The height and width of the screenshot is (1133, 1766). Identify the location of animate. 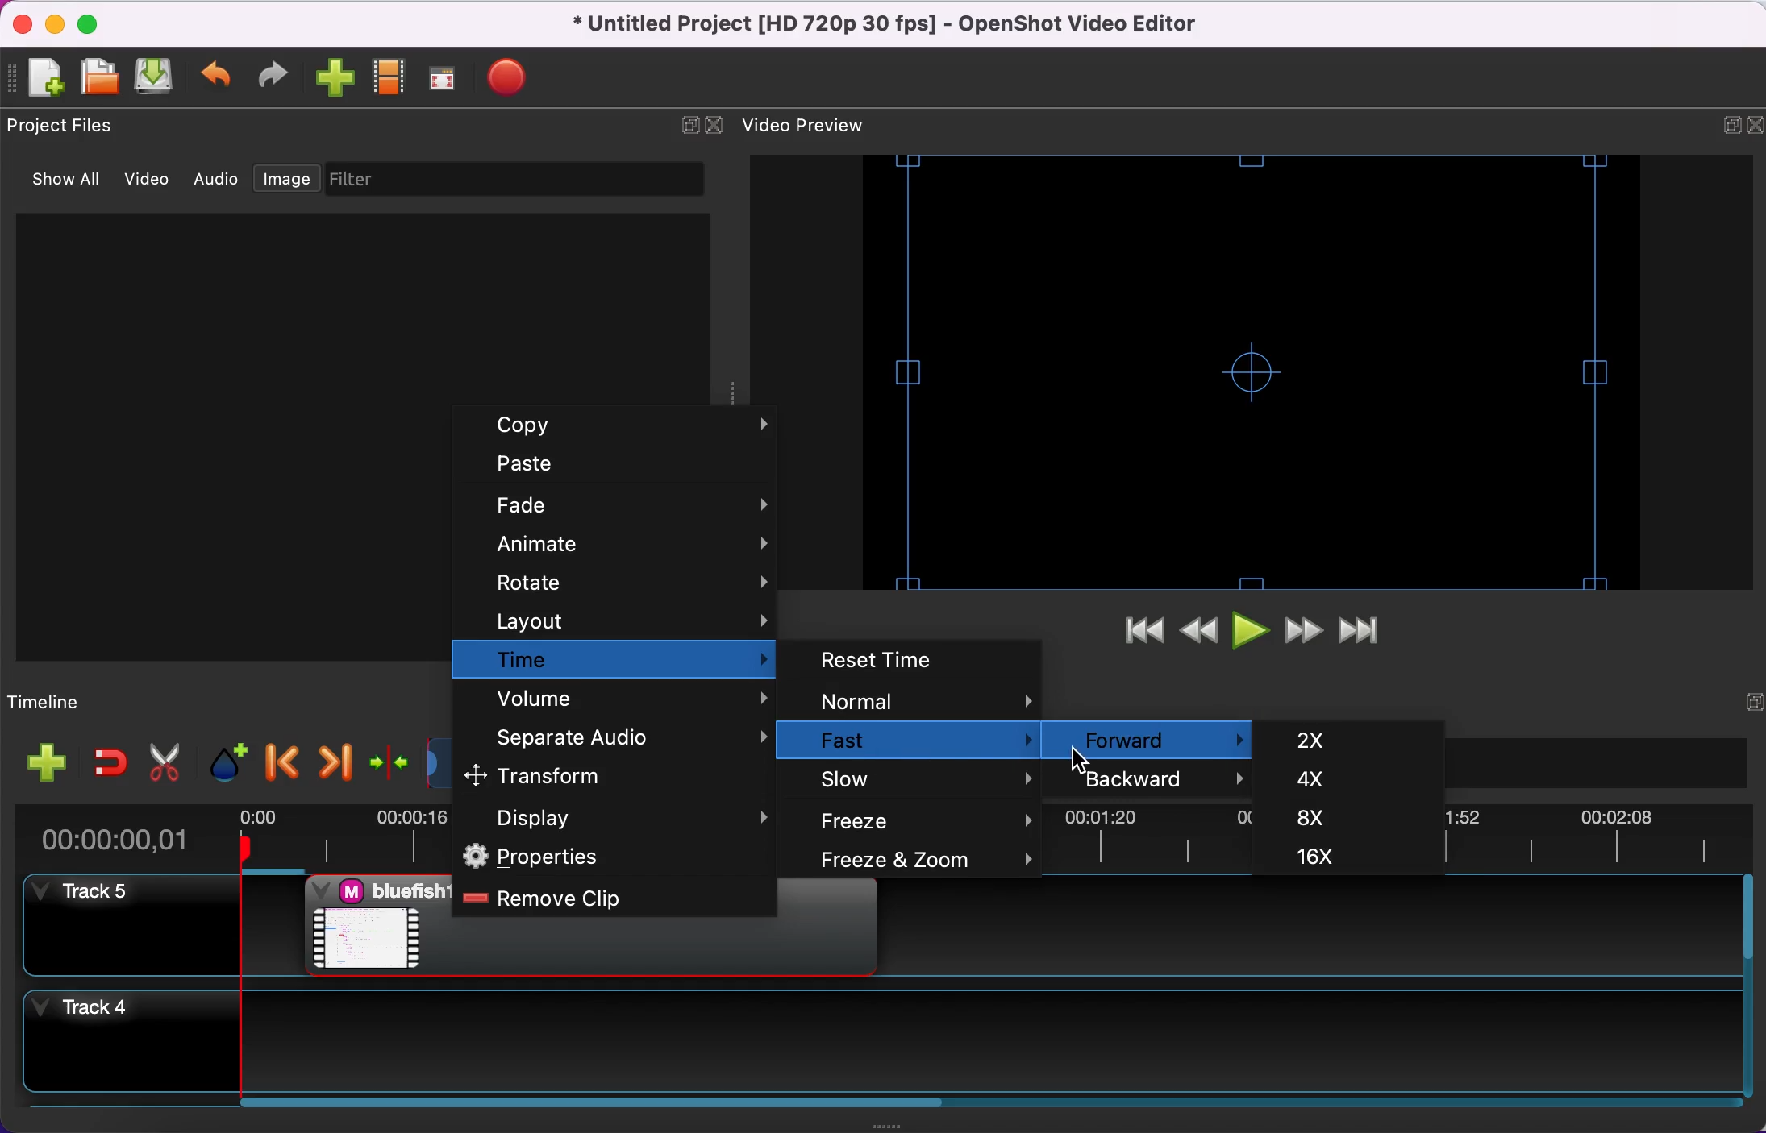
(629, 547).